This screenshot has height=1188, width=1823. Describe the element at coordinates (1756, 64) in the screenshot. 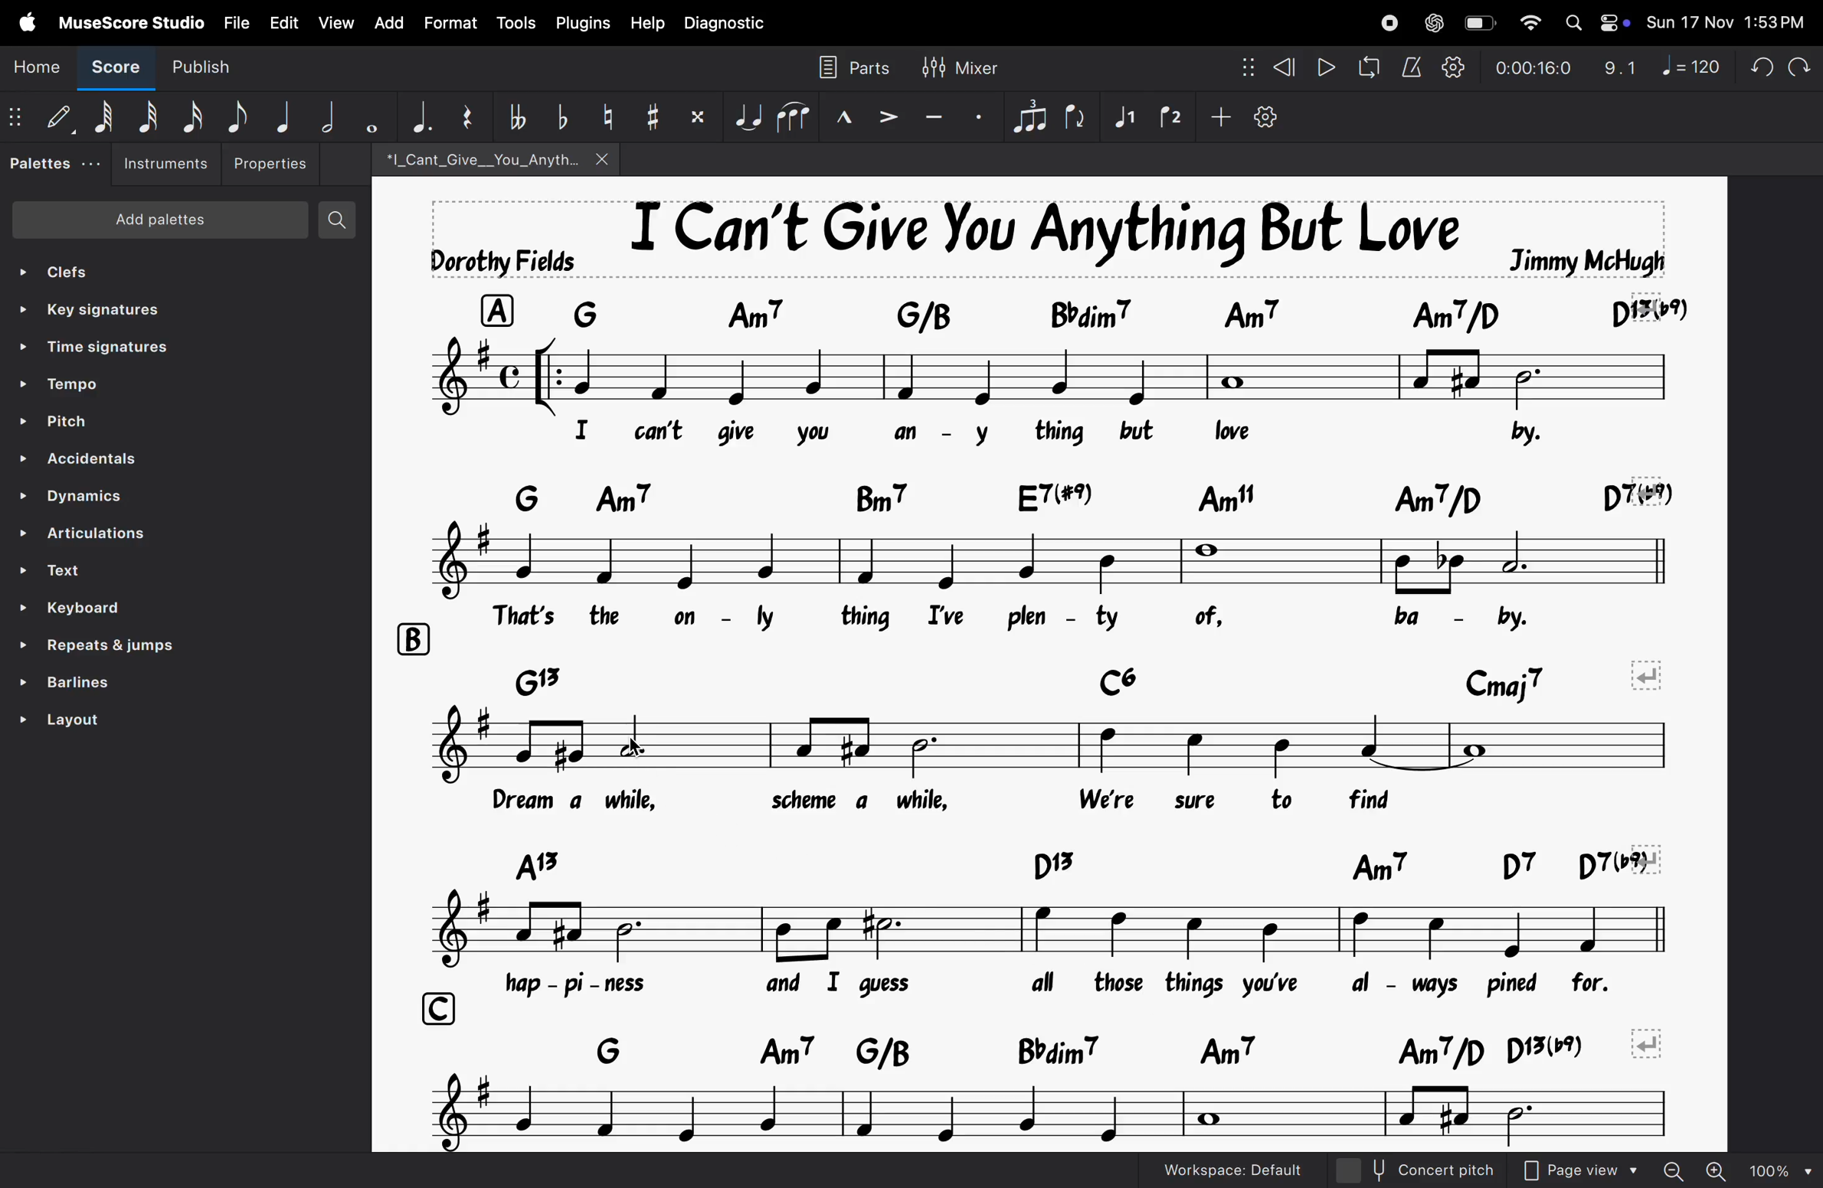

I see `undo` at that location.